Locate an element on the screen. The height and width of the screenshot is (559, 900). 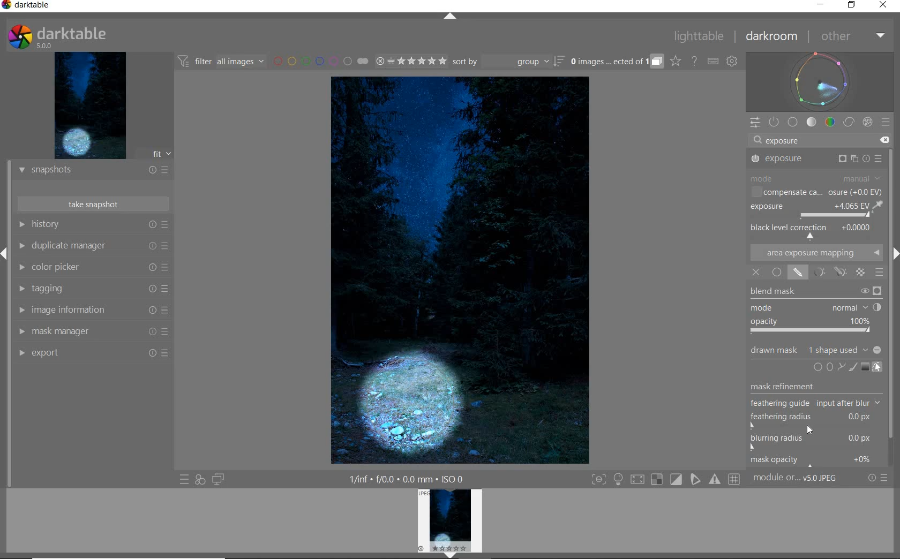
blurring radius is located at coordinates (812, 443).